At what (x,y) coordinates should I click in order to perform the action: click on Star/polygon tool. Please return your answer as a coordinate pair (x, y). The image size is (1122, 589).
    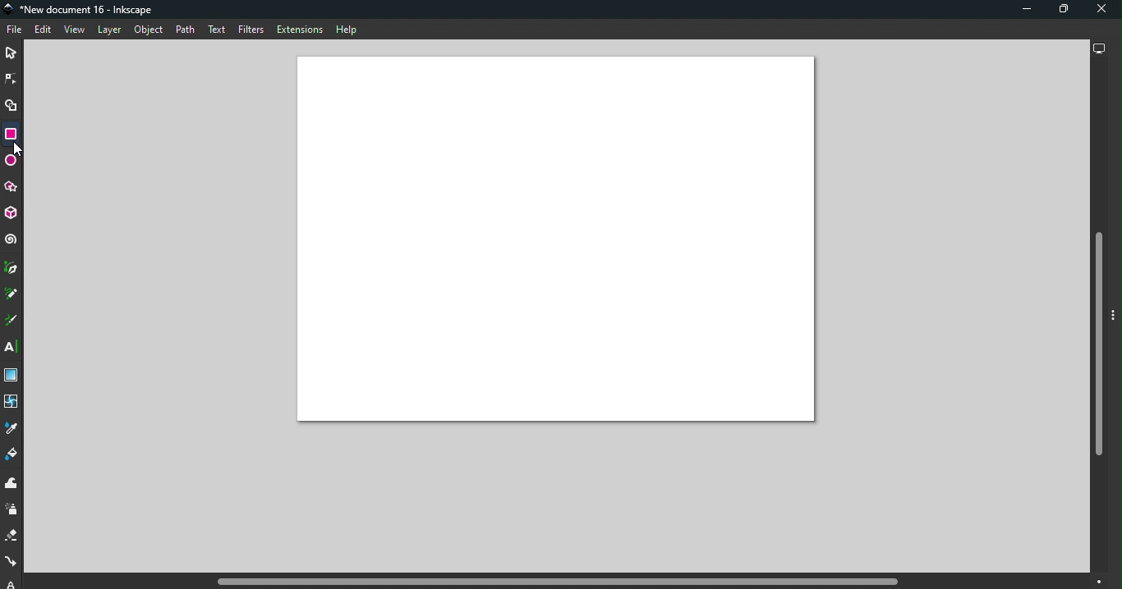
    Looking at the image, I should click on (12, 188).